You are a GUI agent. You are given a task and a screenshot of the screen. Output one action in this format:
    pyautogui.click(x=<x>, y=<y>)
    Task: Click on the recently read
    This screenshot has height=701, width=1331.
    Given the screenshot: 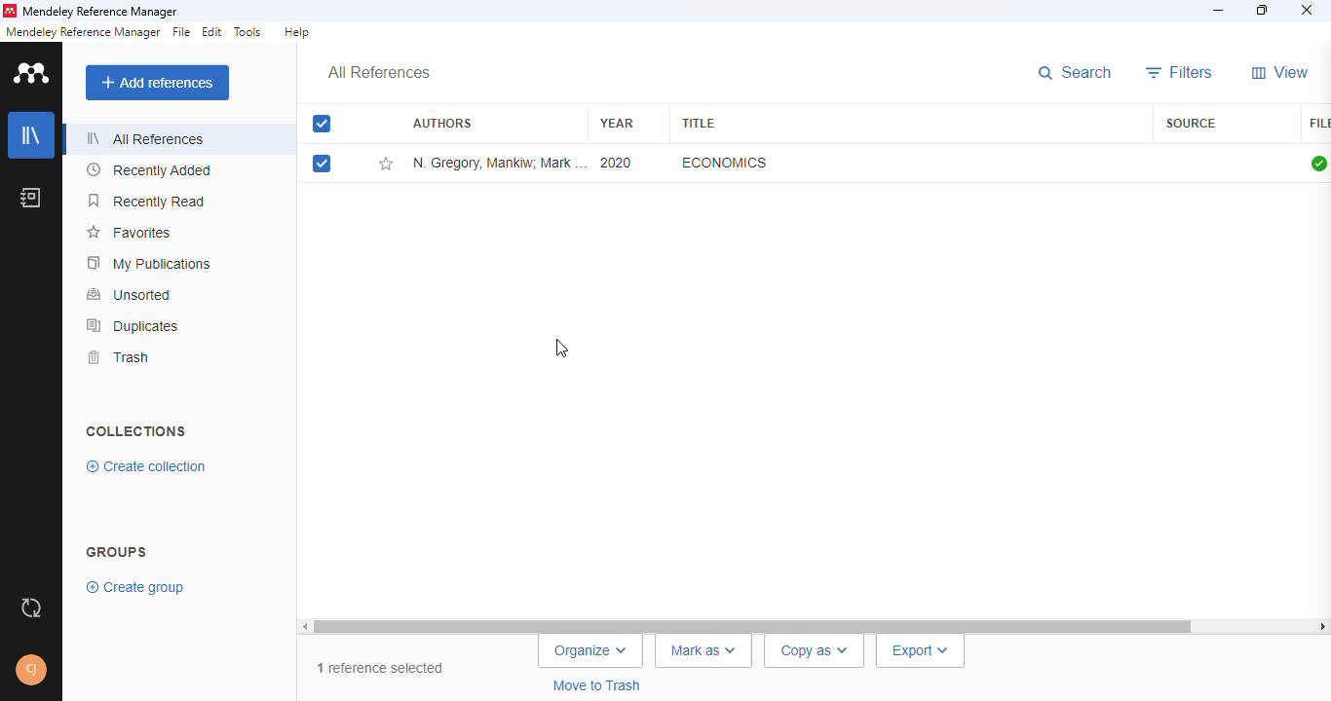 What is the action you would take?
    pyautogui.click(x=147, y=202)
    